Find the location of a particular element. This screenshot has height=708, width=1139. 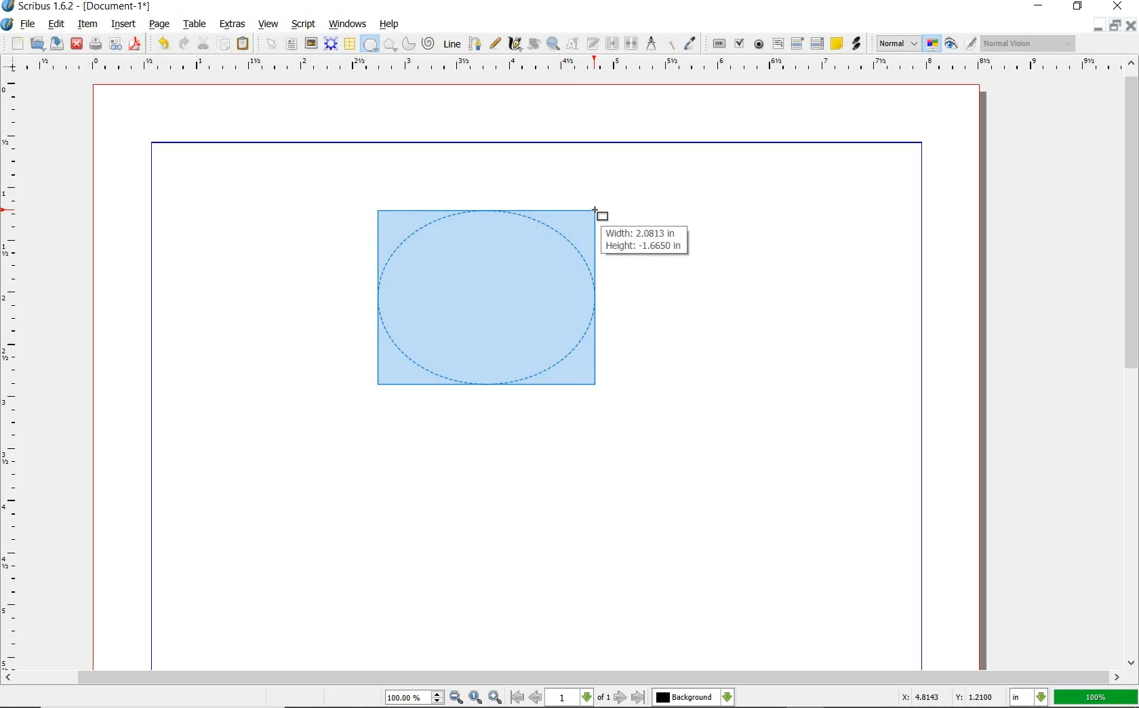

width & height measurements is located at coordinates (646, 239).